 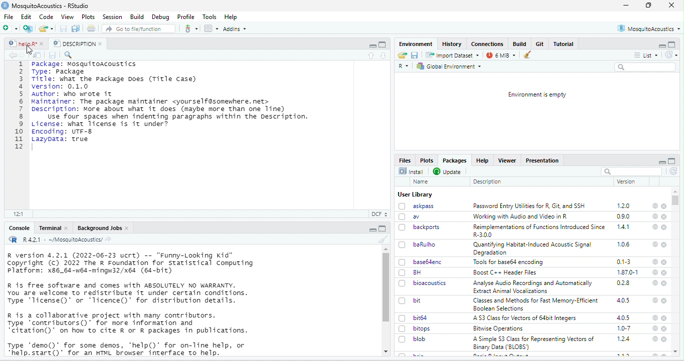 I want to click on more options, so click(x=191, y=28).